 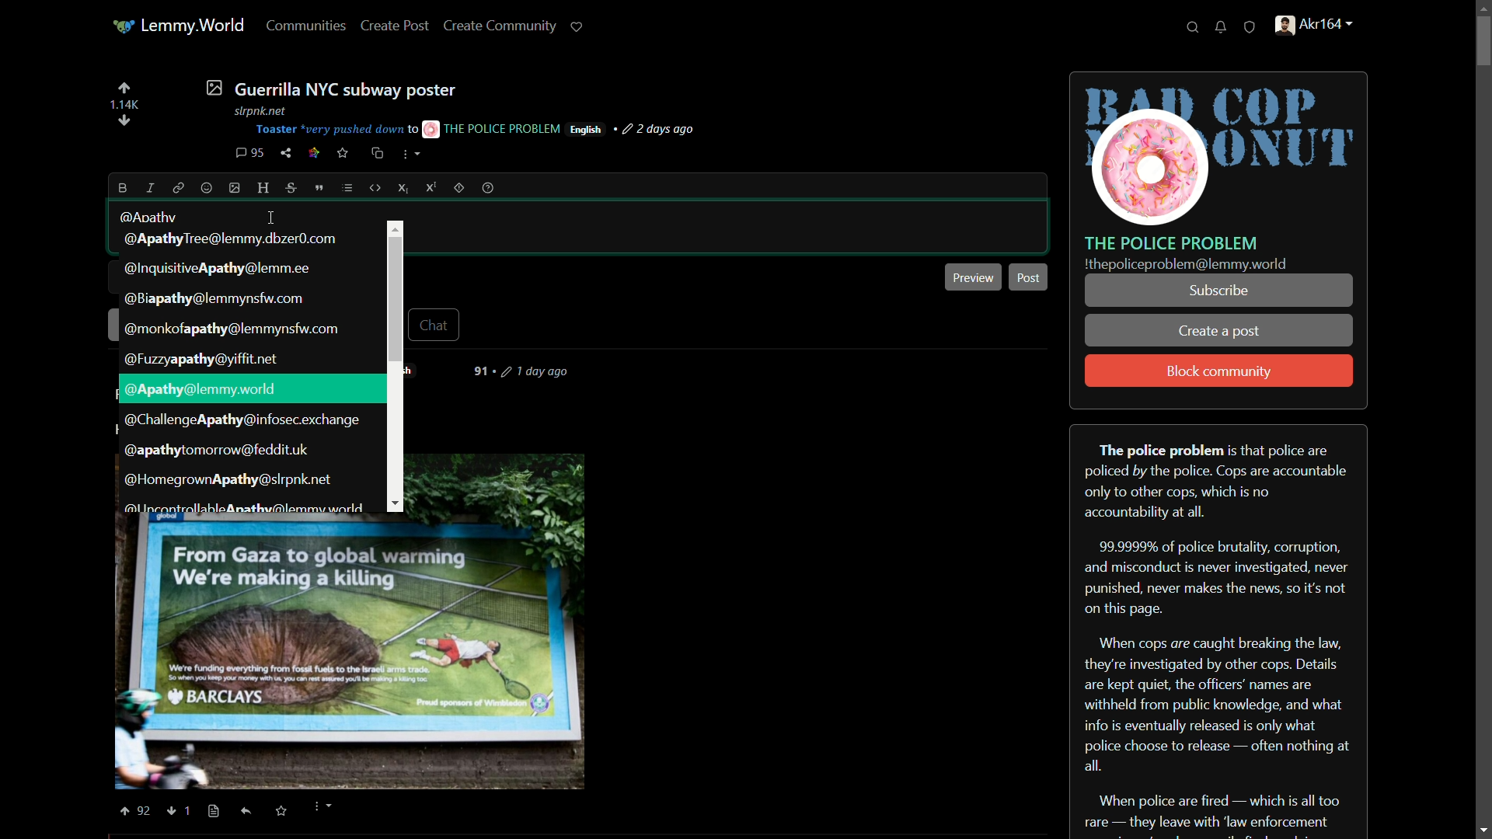 I want to click on bold, so click(x=124, y=188).